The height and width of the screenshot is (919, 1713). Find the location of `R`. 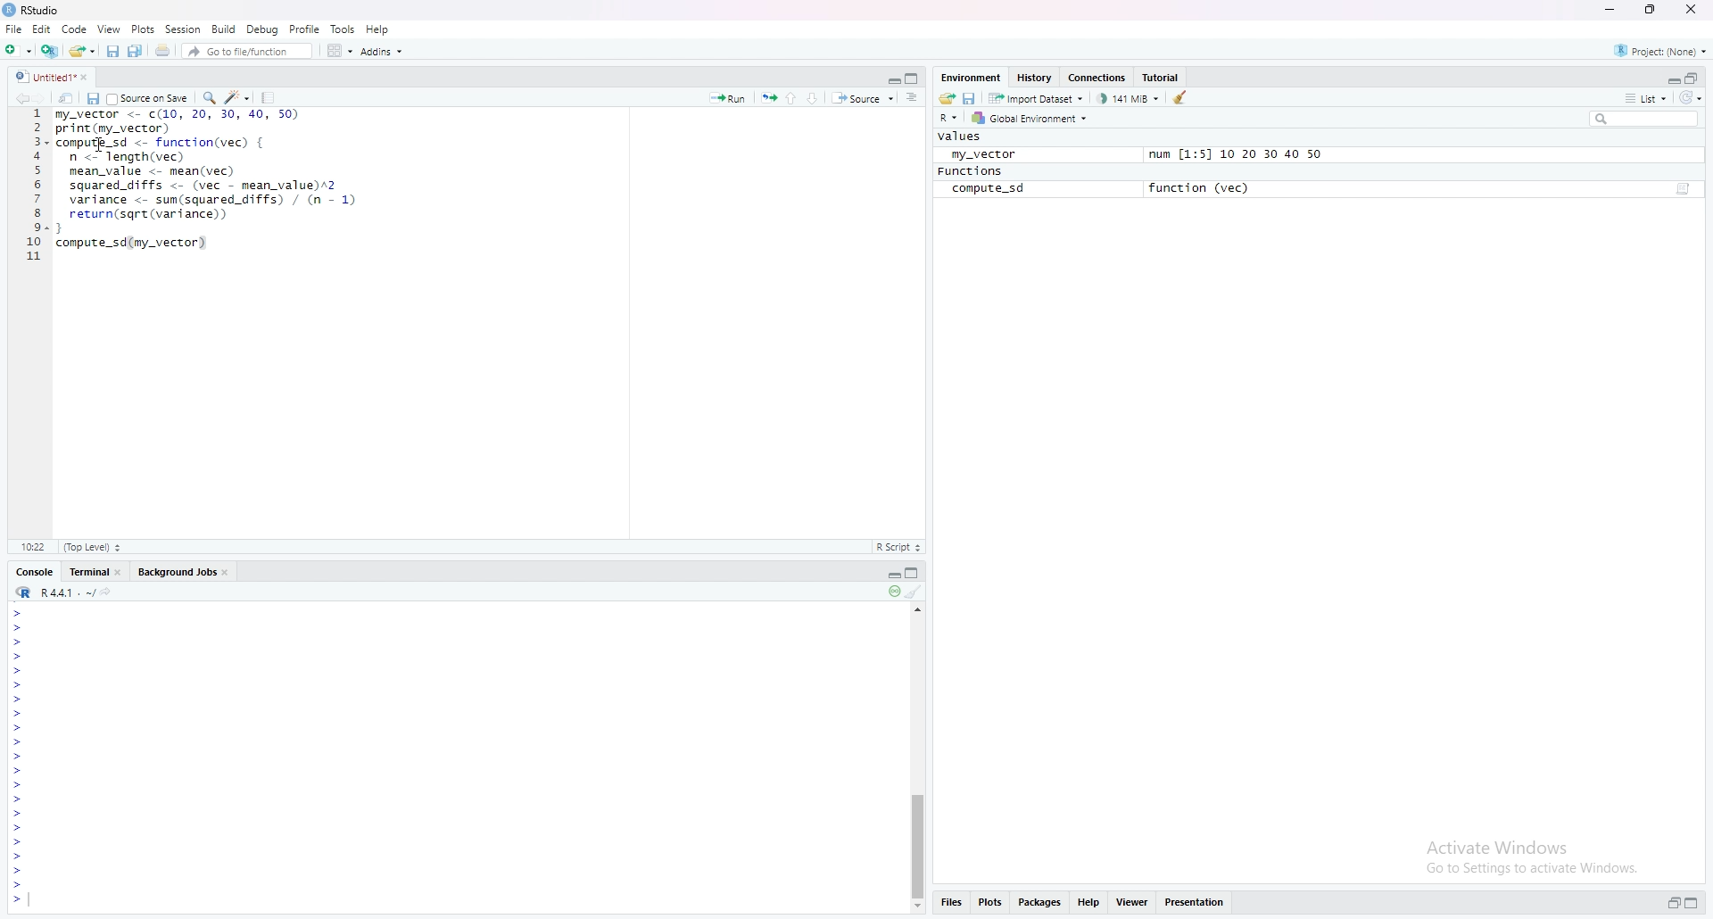

R is located at coordinates (949, 119).